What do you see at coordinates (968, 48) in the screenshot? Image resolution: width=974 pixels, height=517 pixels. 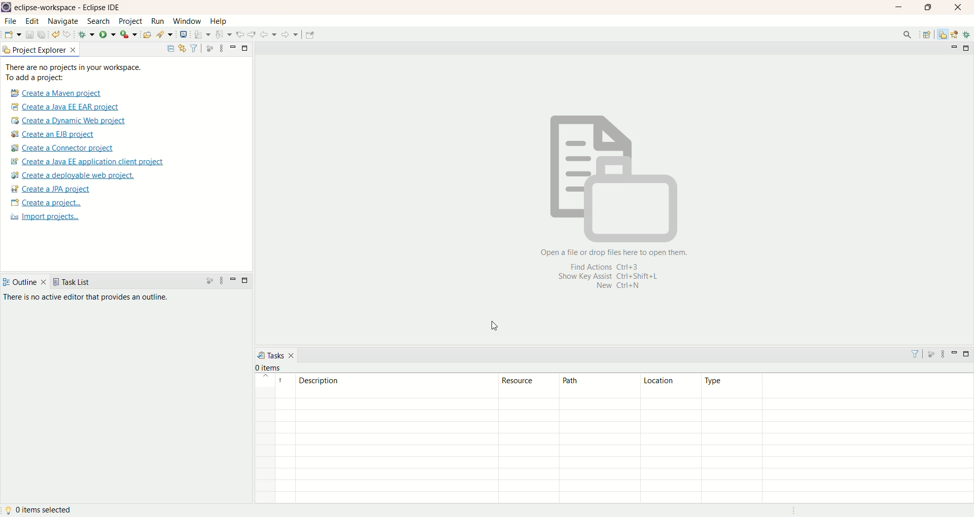 I see `maximize` at bounding box center [968, 48].